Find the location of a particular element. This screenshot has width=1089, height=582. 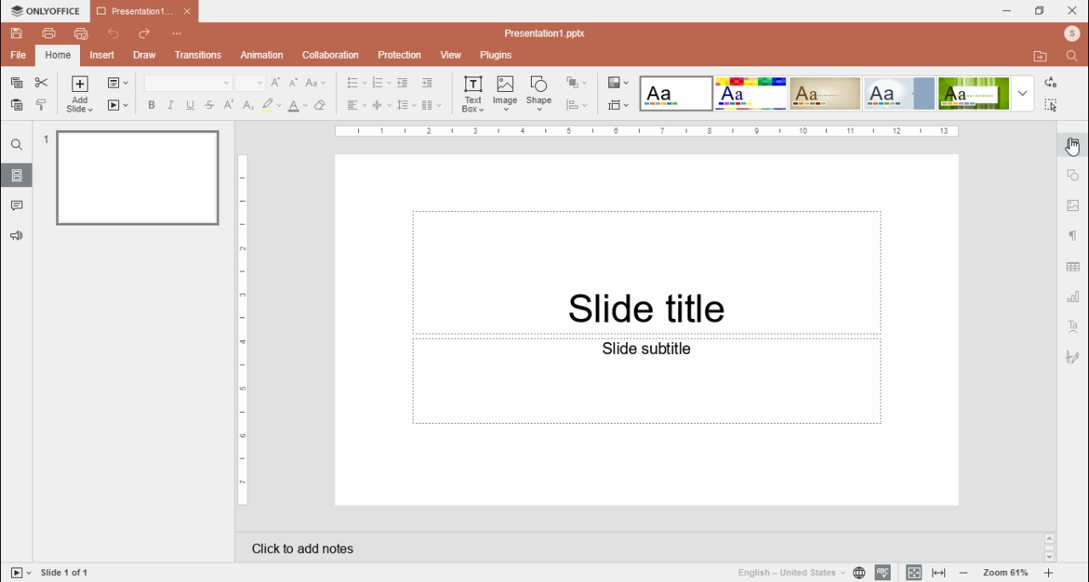

image settings is located at coordinates (1076, 204).